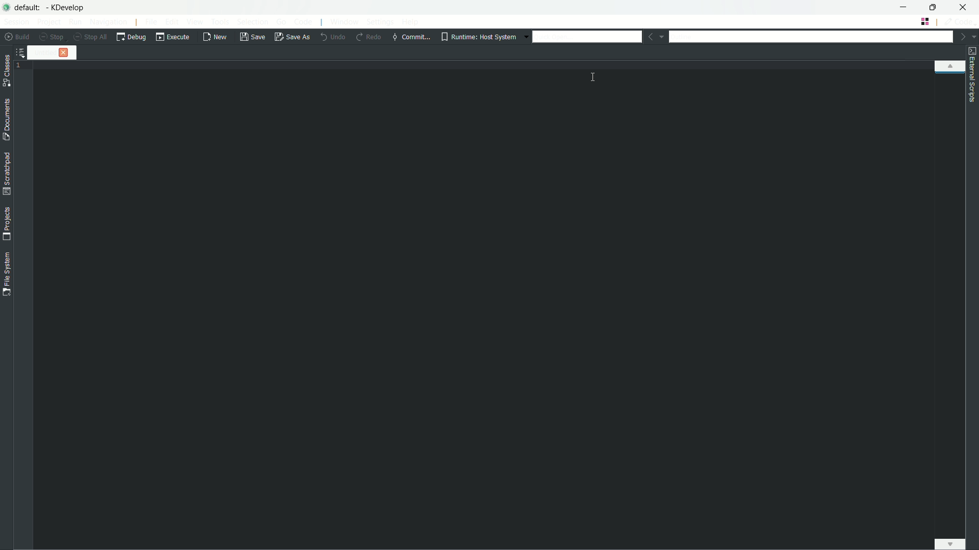 The height and width of the screenshot is (550, 979). What do you see at coordinates (7, 6) in the screenshot?
I see `app icon` at bounding box center [7, 6].